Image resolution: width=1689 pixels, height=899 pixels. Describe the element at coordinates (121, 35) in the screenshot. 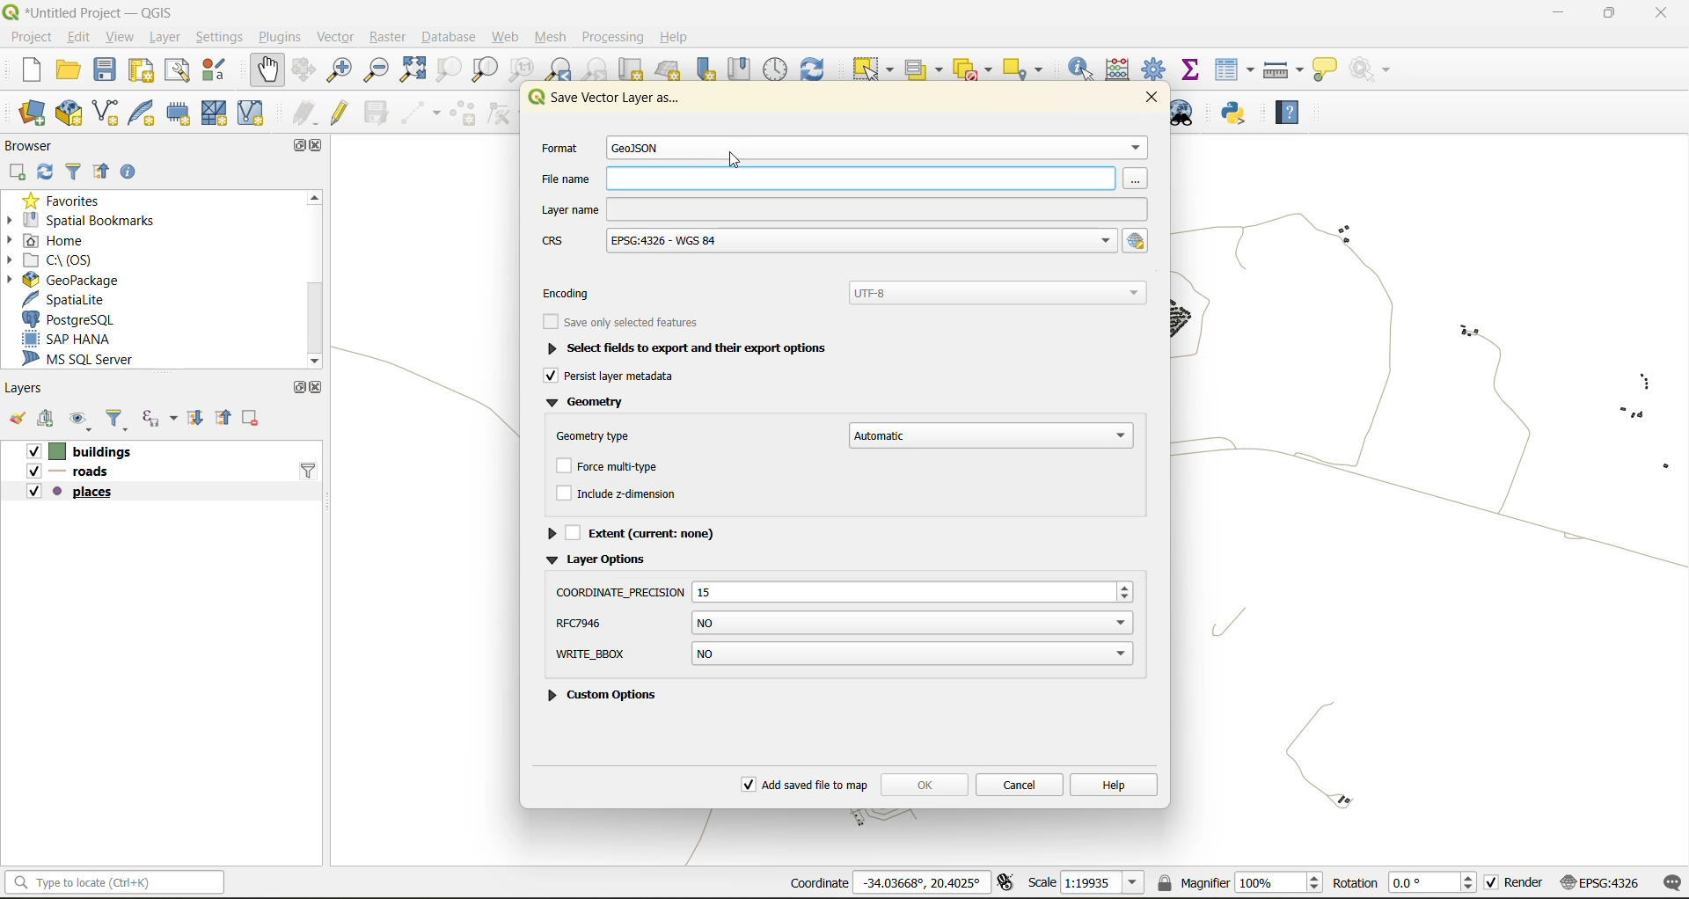

I see `view` at that location.